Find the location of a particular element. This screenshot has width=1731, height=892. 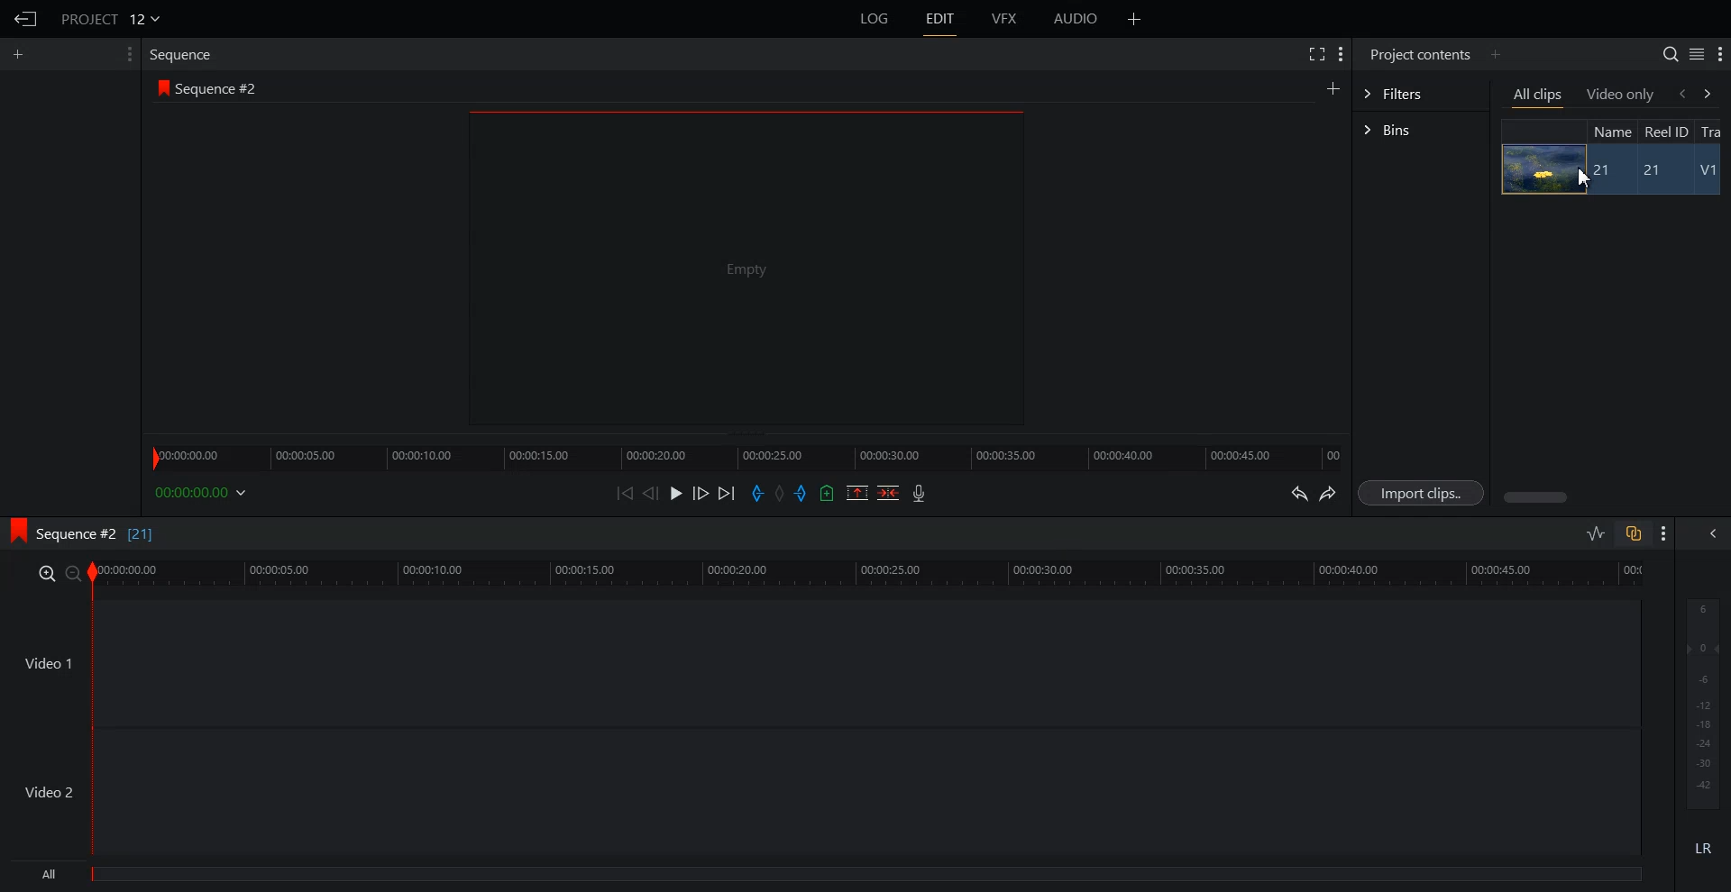

logo is located at coordinates (160, 87).